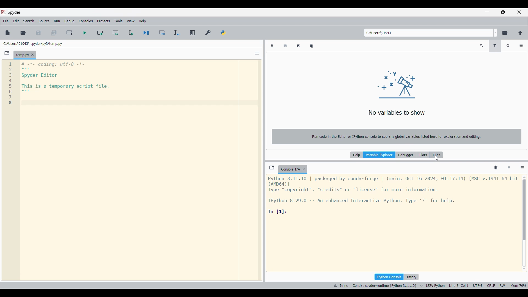 Image resolution: width=528 pixels, height=297 pixels. I want to click on Preferences, so click(208, 33).